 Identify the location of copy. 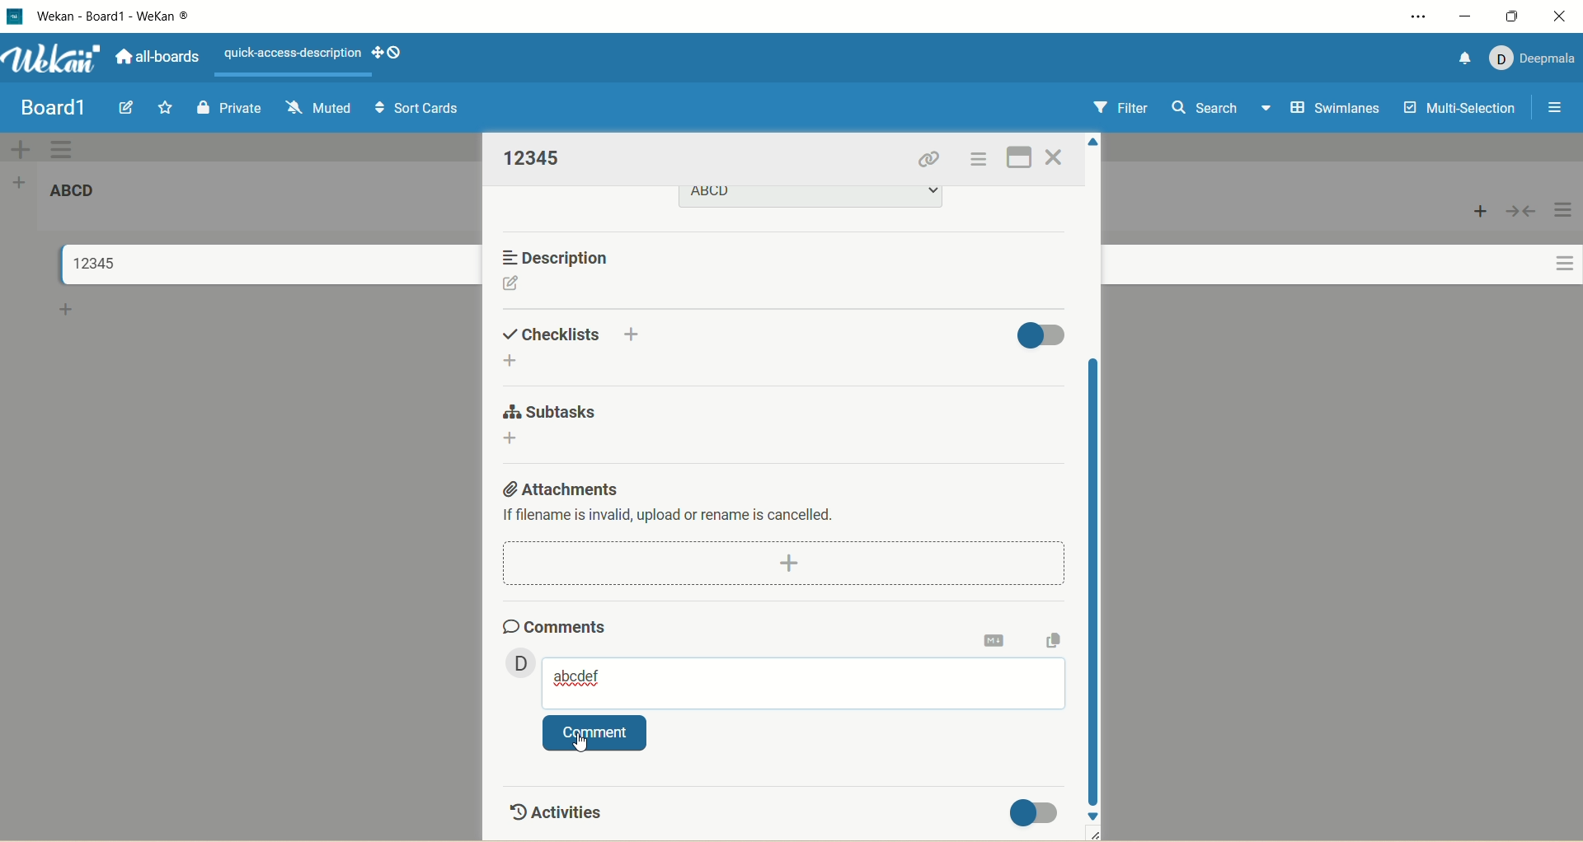
(1055, 639).